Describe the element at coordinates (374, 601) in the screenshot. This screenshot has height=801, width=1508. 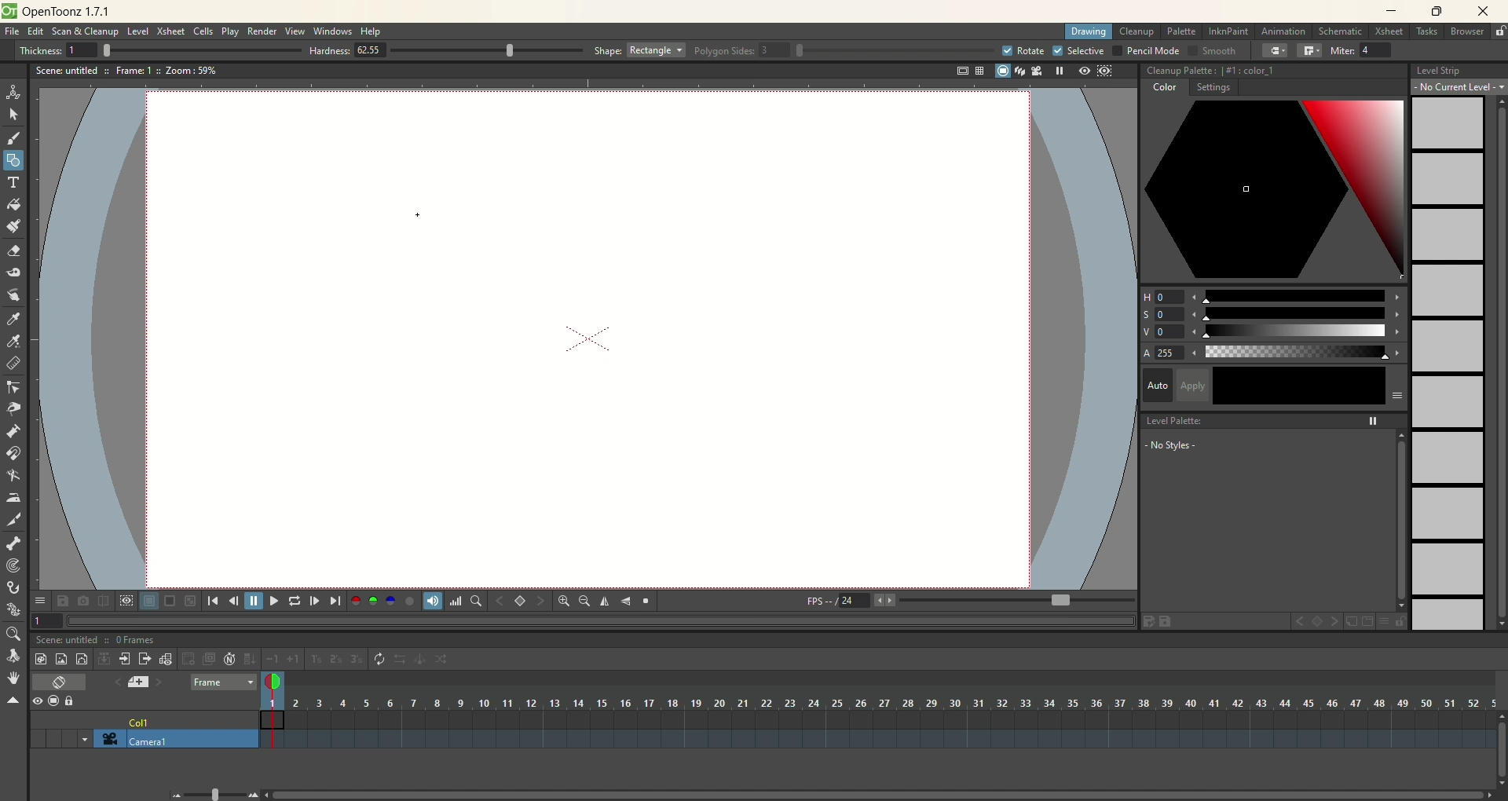
I see `green channel` at that location.